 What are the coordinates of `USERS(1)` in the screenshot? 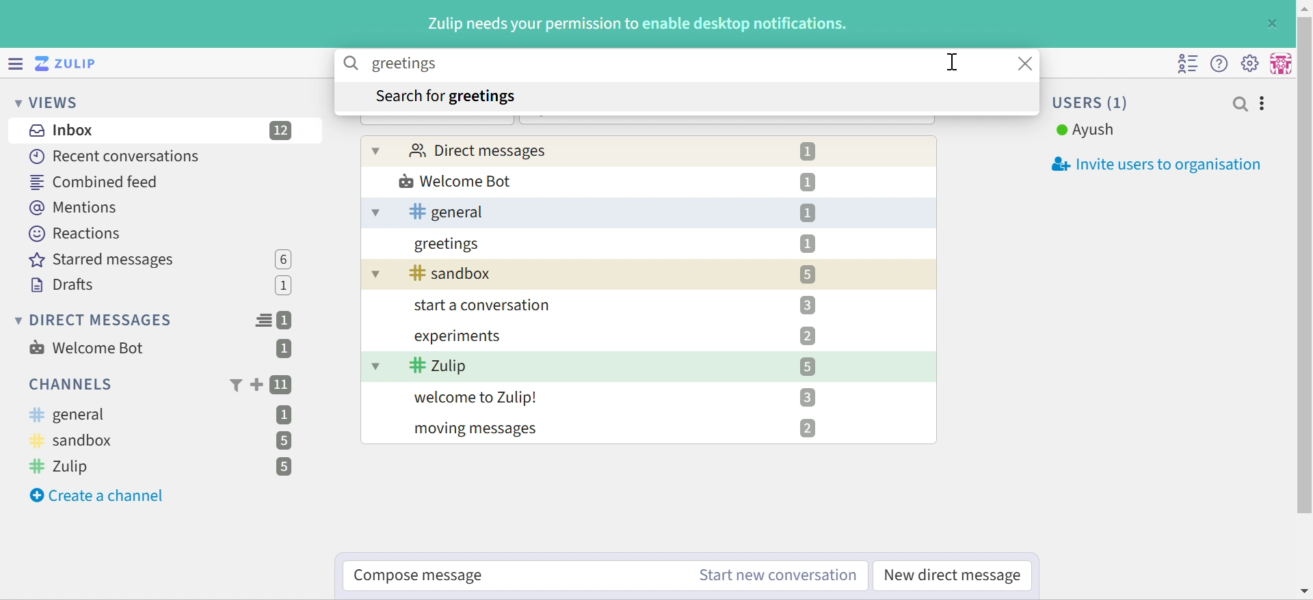 It's located at (1092, 103).